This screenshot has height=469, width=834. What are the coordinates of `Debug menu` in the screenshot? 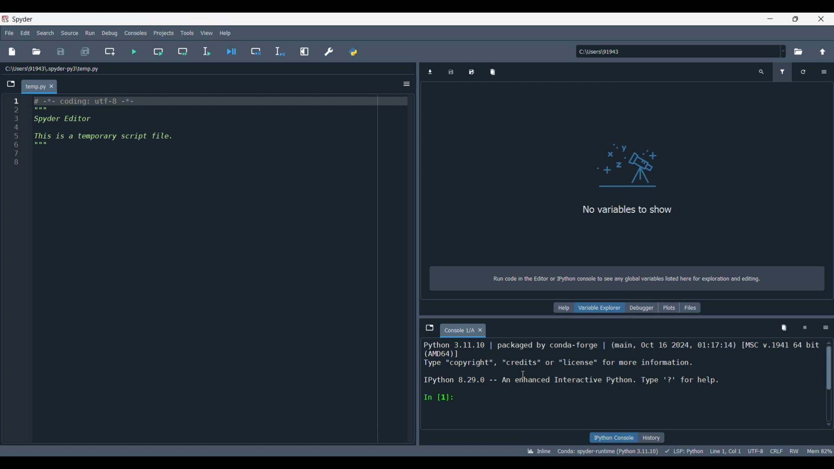 It's located at (110, 33).